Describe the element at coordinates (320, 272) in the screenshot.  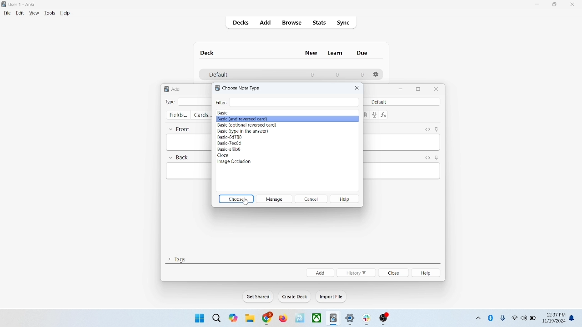
I see `add` at that location.